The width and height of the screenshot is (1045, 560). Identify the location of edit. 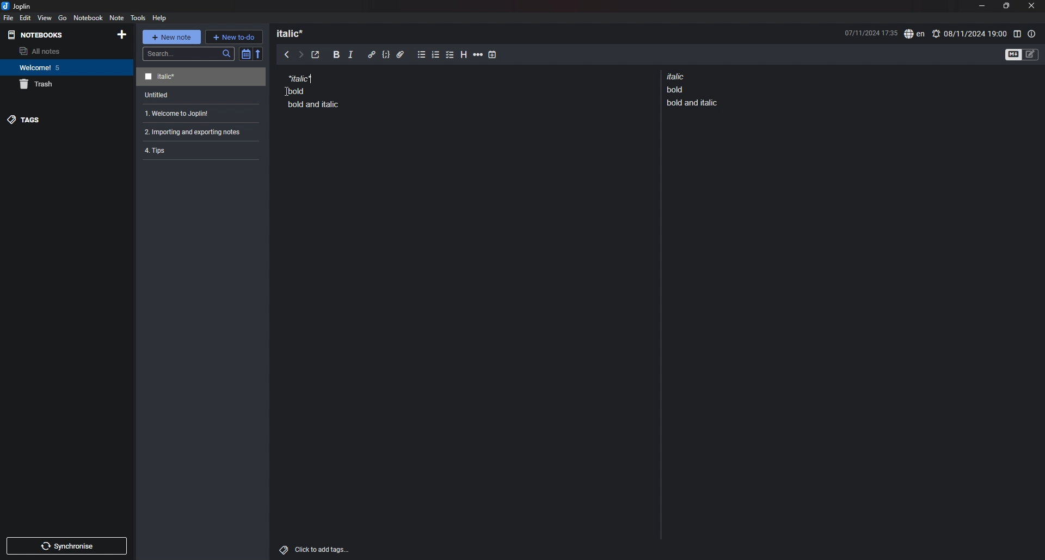
(26, 17).